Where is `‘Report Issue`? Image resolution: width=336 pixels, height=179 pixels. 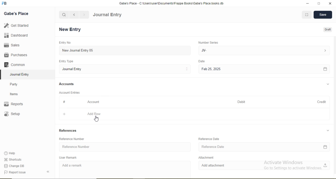
‘Report Issue is located at coordinates (20, 172).